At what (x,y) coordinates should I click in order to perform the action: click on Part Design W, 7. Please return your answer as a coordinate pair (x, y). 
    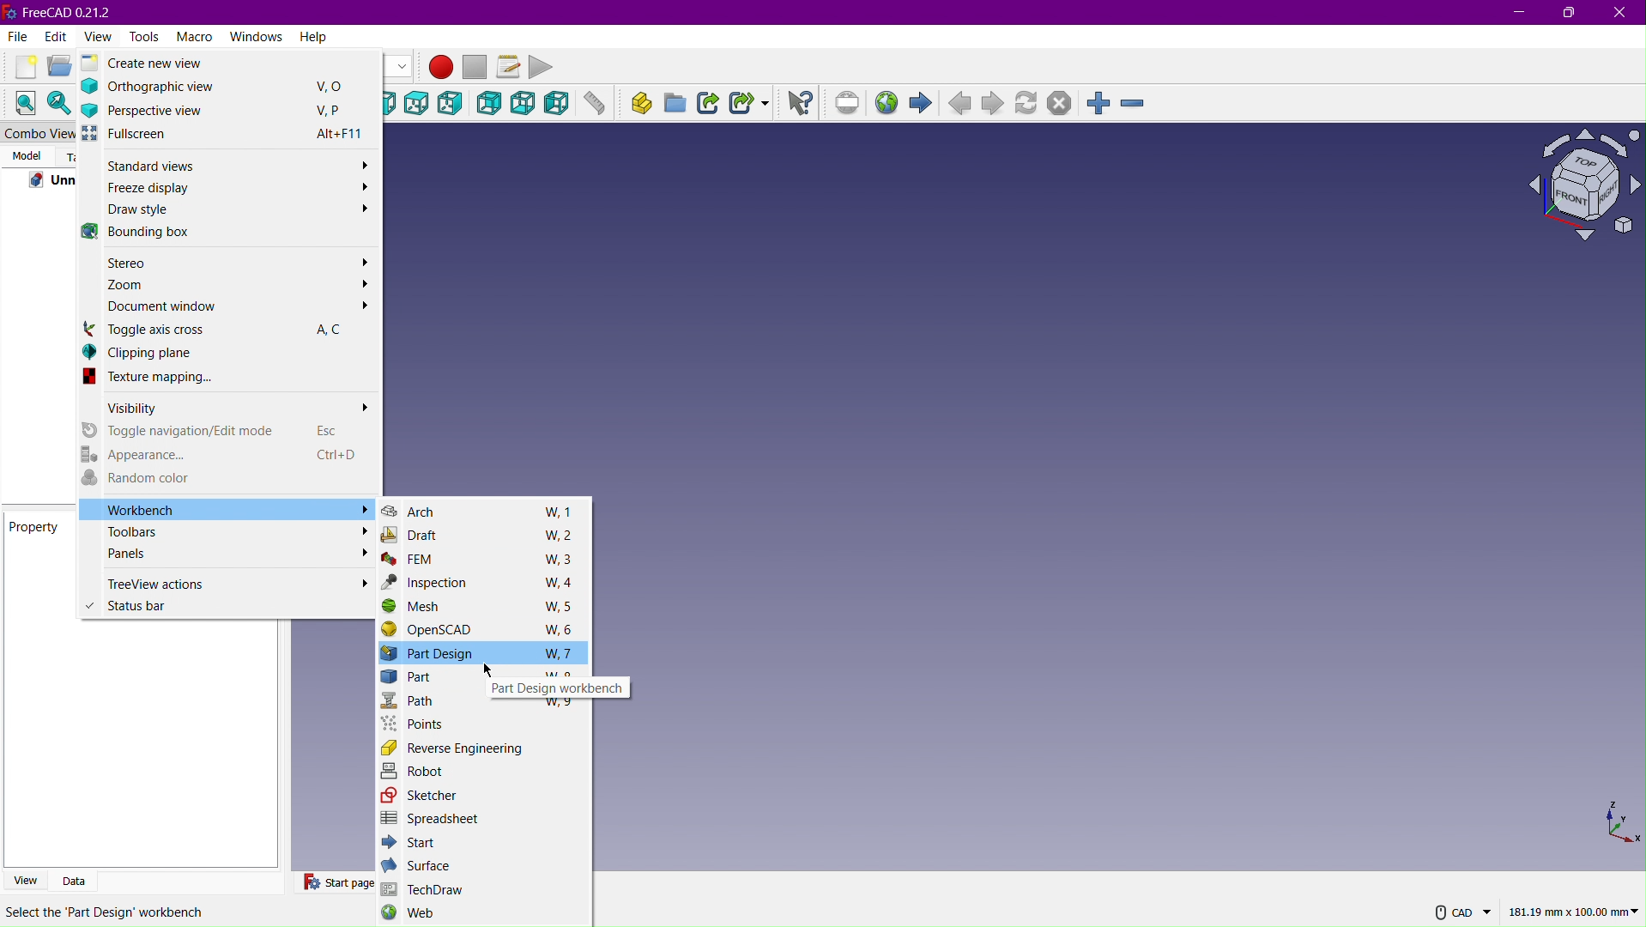
    Looking at the image, I should click on (485, 656).